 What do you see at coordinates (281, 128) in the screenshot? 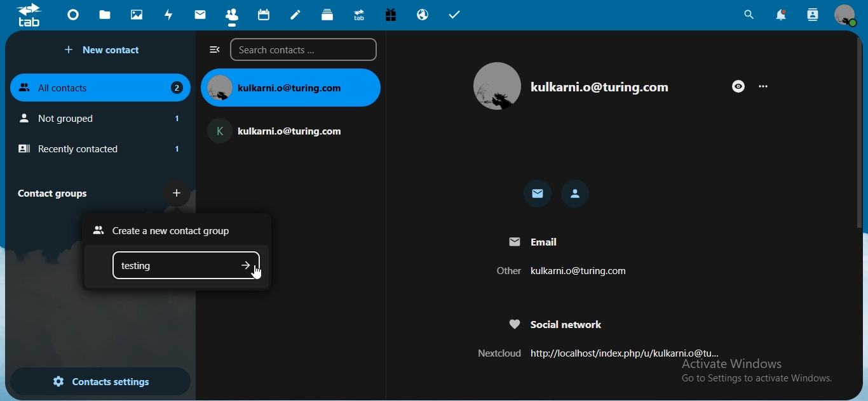
I see `kulkarni.o@turing.com` at bounding box center [281, 128].